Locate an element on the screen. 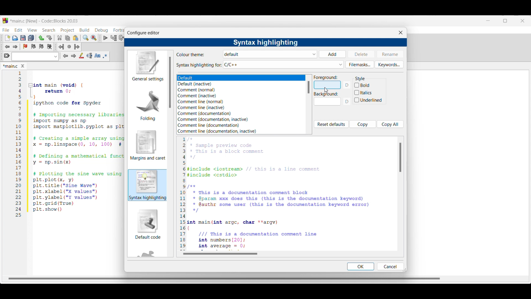  Margins and caret is located at coordinates (148, 145).